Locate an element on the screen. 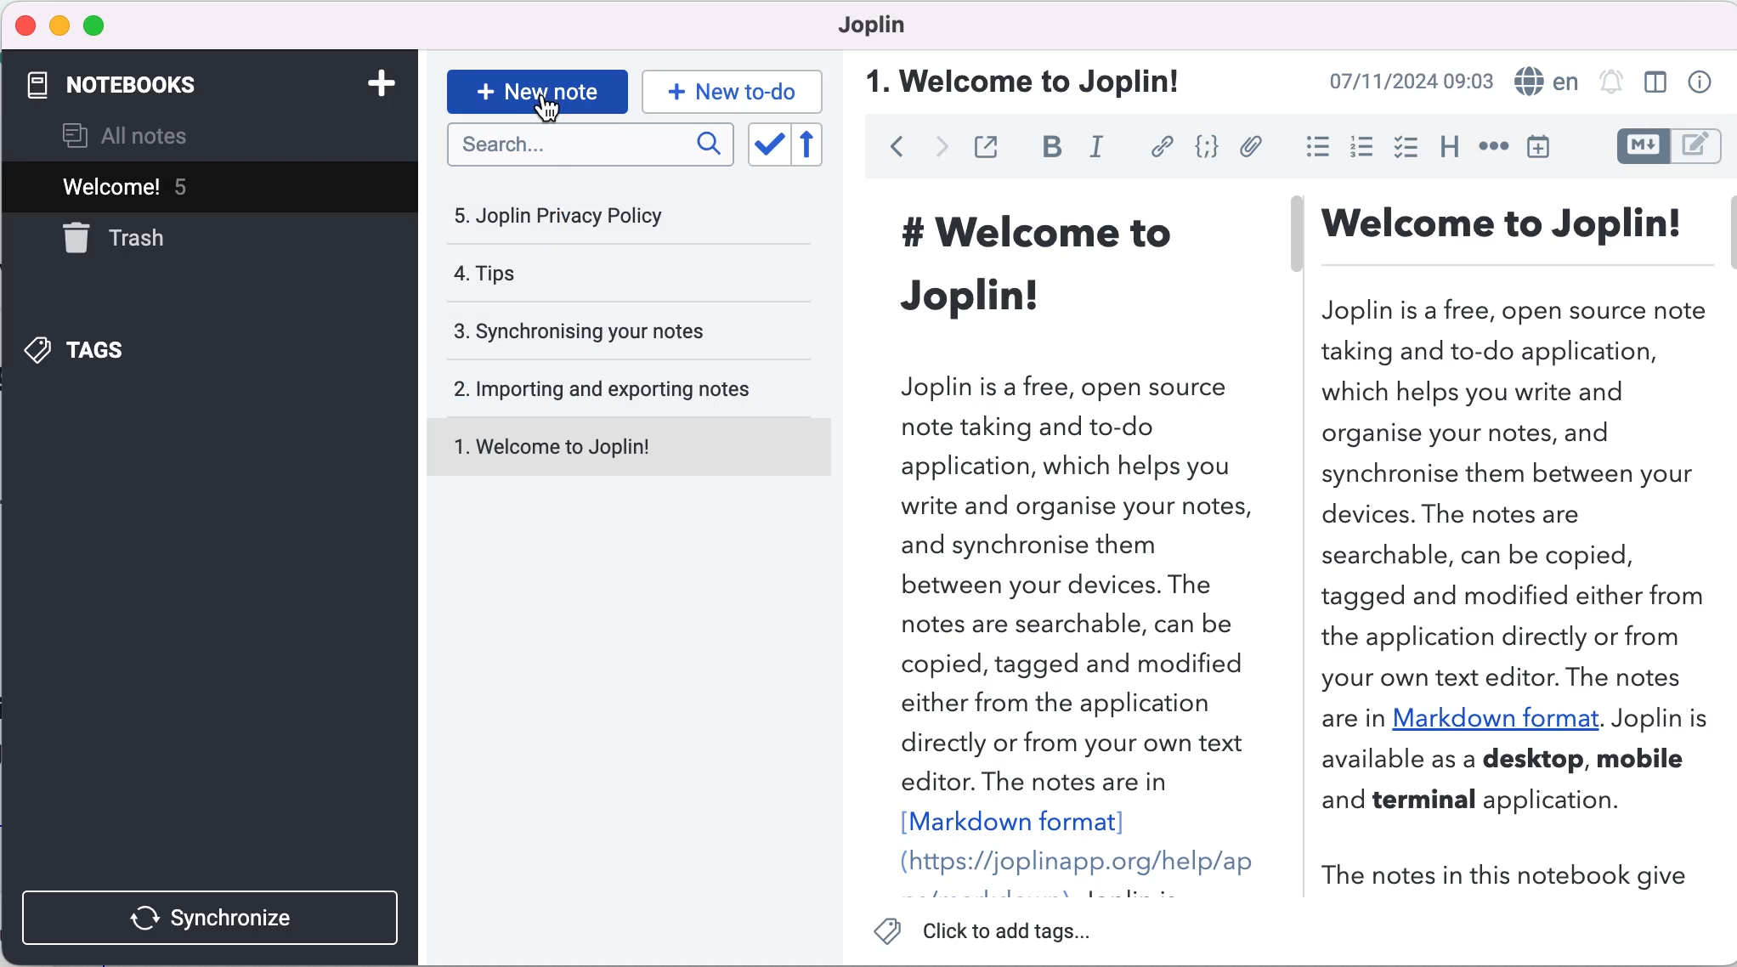  welcome! 5 is located at coordinates (200, 184).